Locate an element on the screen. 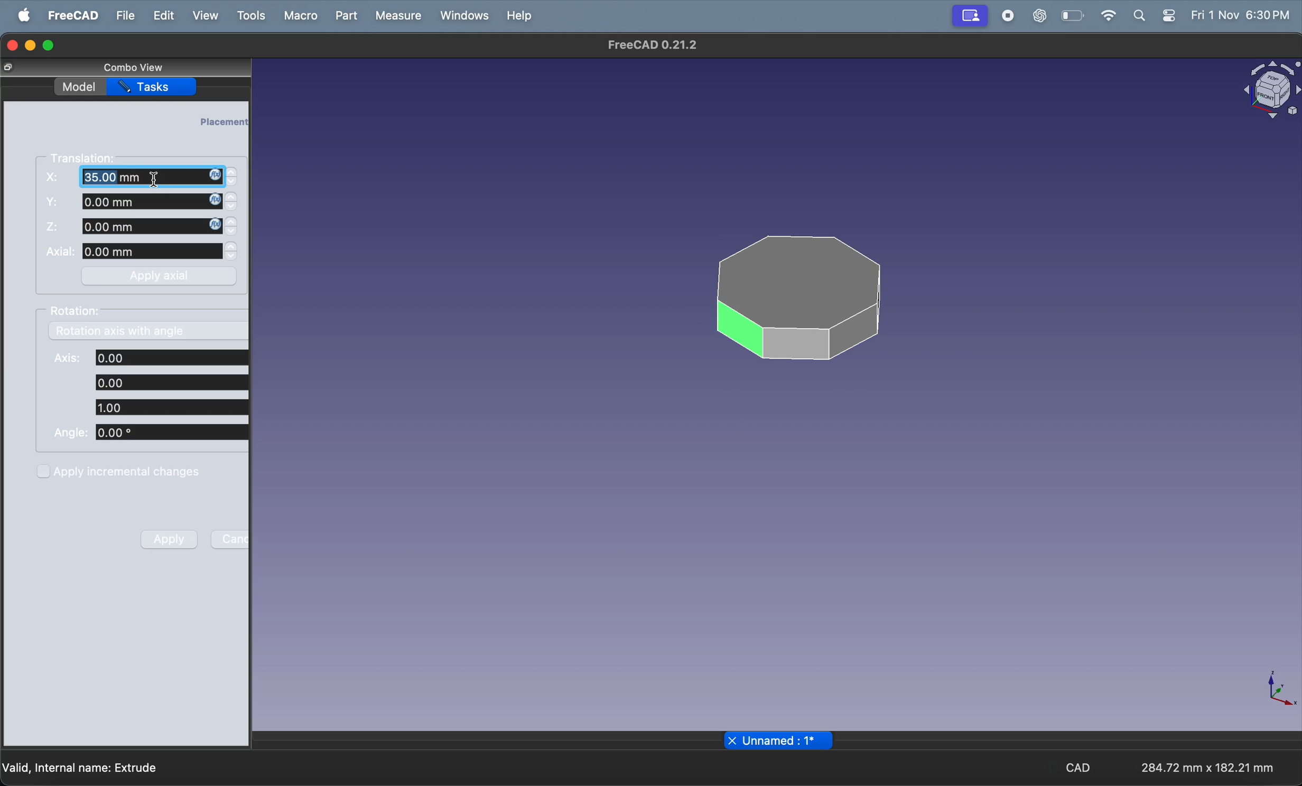 The image size is (1302, 786). 284.72 mm x 182.21 mm is located at coordinates (1204, 766).